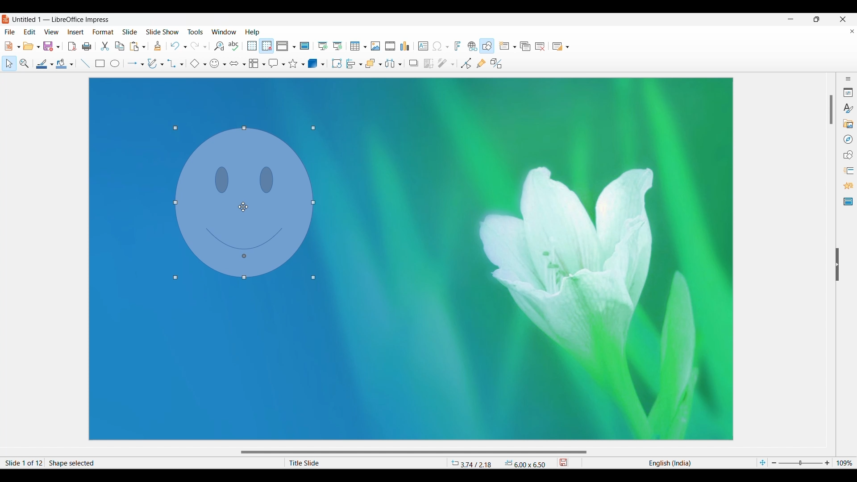 This screenshot has height=482, width=857. What do you see at coordinates (195, 63) in the screenshot?
I see `Selected basic shape` at bounding box center [195, 63].